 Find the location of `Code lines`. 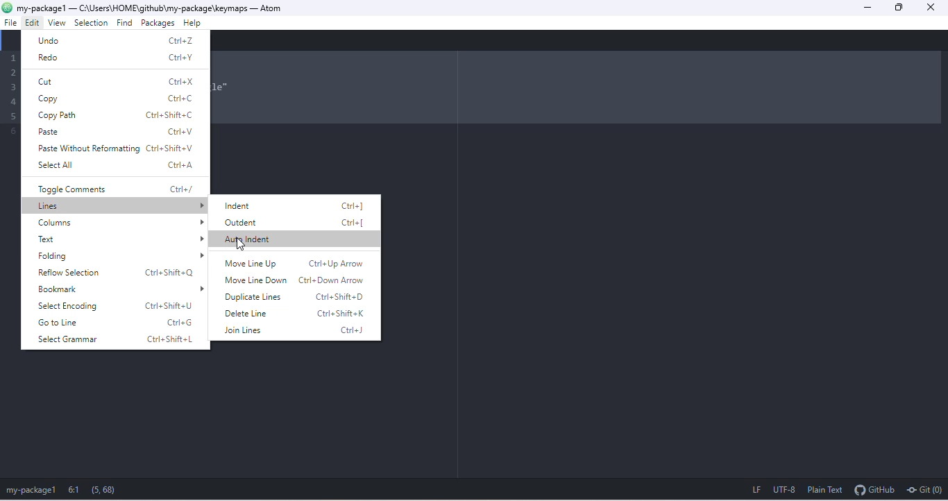

Code lines is located at coordinates (9, 97).